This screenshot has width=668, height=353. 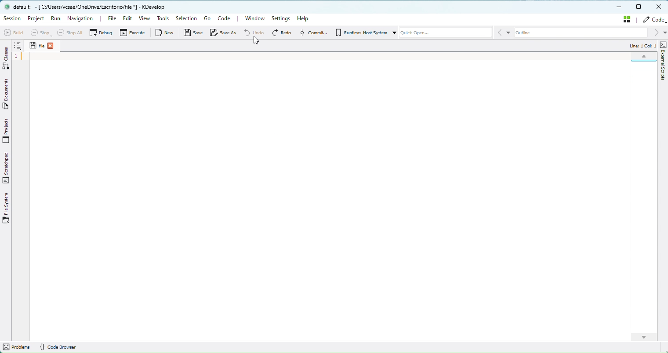 I want to click on RunTime, so click(x=362, y=33).